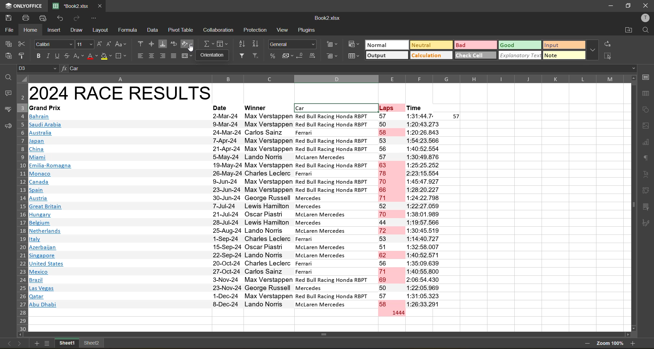 This screenshot has width=654, height=349. What do you see at coordinates (151, 43) in the screenshot?
I see `align middle` at bounding box center [151, 43].